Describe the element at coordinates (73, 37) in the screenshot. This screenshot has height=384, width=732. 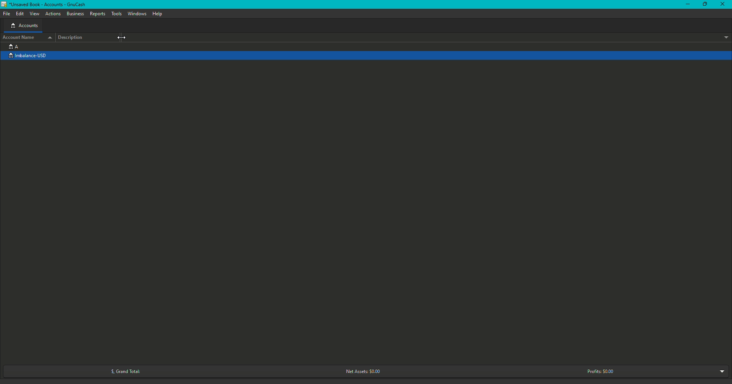
I see `Description` at that location.